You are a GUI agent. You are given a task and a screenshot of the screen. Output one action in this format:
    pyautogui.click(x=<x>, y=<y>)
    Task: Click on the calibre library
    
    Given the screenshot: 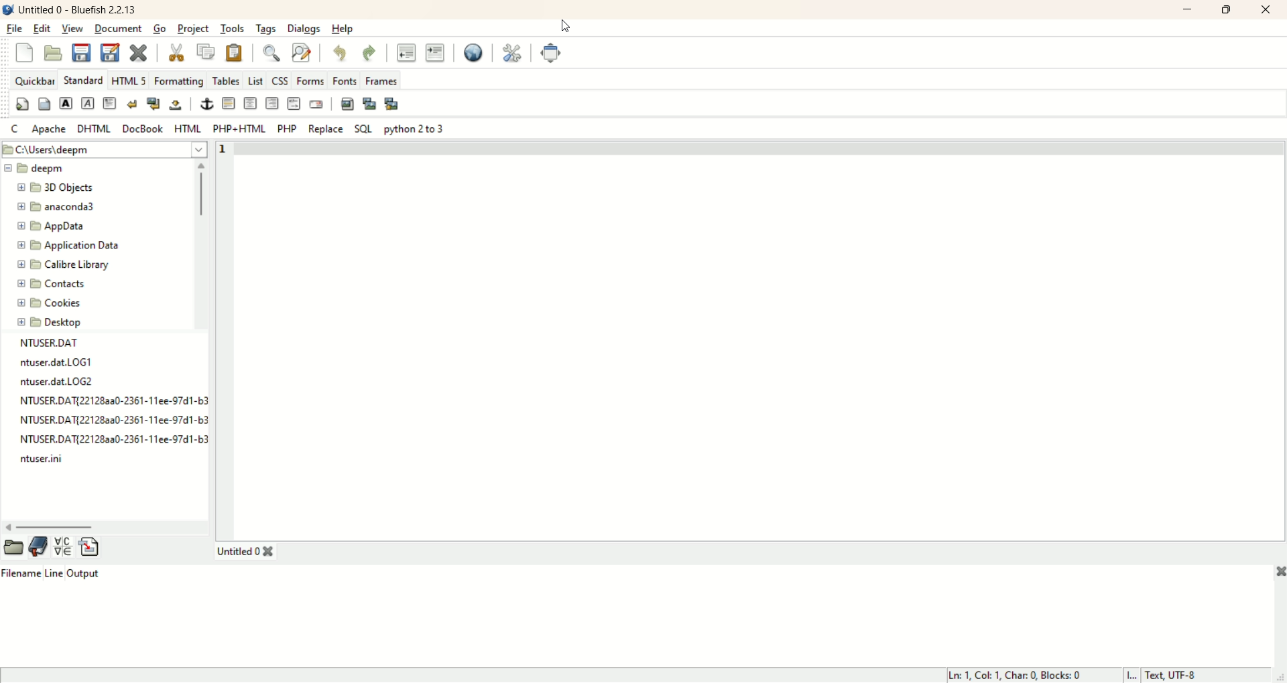 What is the action you would take?
    pyautogui.click(x=65, y=264)
    